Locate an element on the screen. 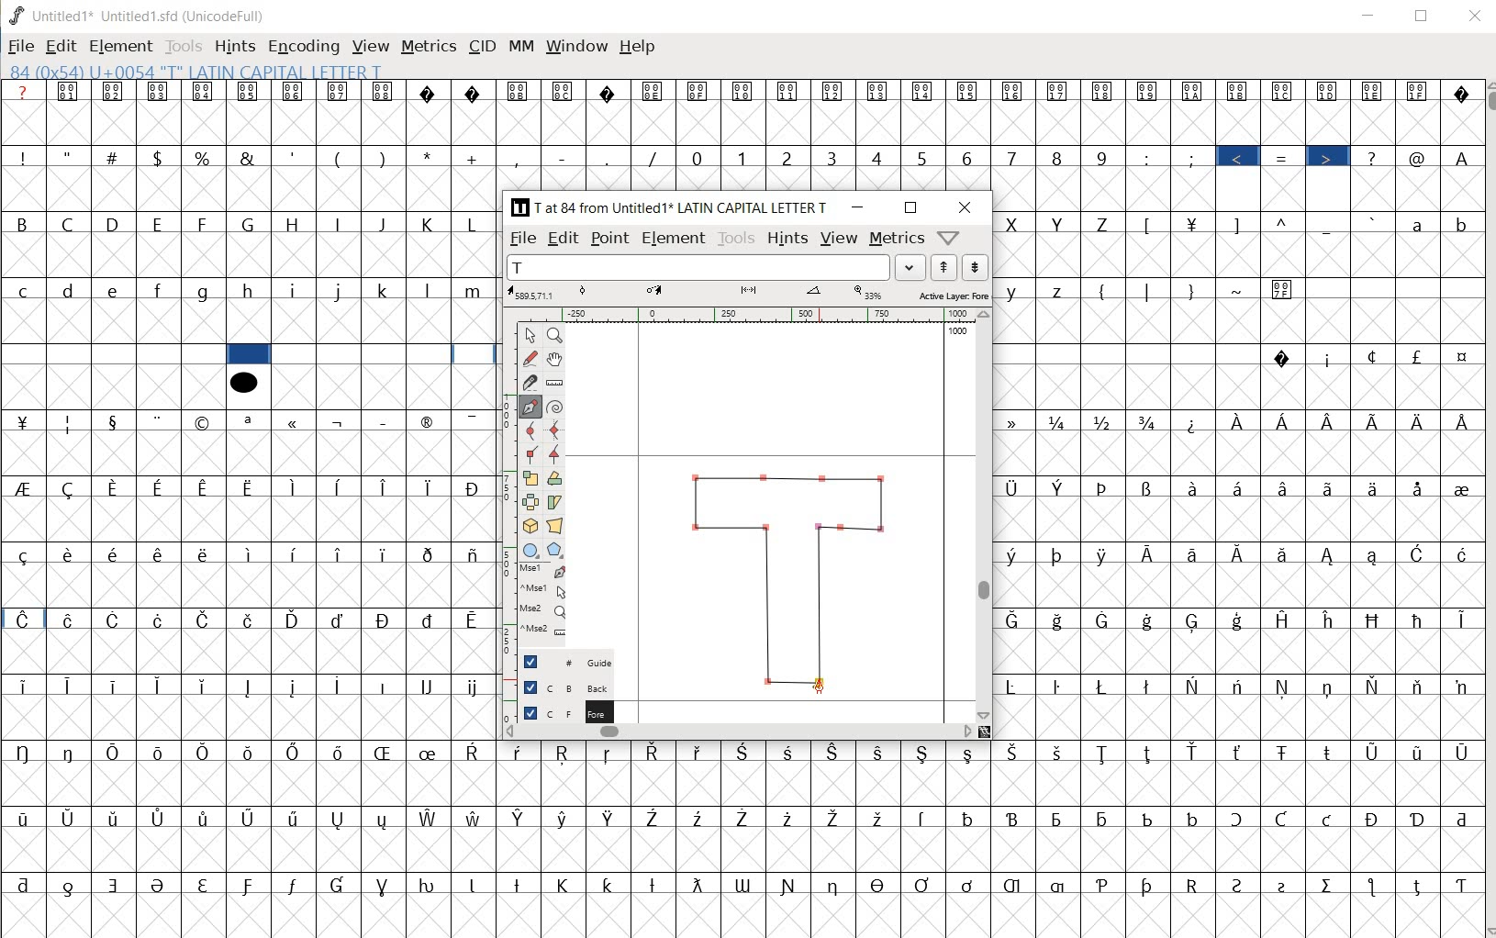 Image resolution: width=1496 pixels, height=938 pixels. 3 is located at coordinates (835, 159).